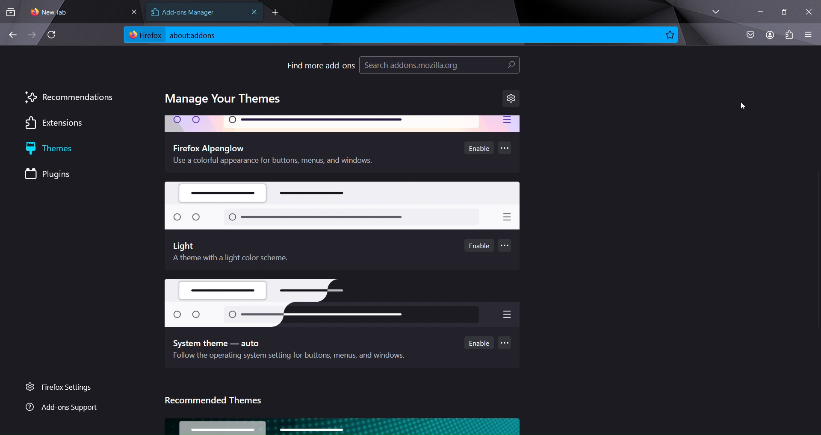 The image size is (821, 435). I want to click on , so click(339, 300).